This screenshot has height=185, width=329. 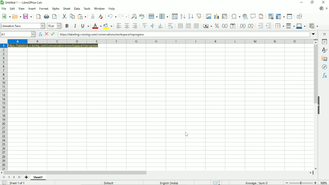 I want to click on Sort ascending, so click(x=183, y=16).